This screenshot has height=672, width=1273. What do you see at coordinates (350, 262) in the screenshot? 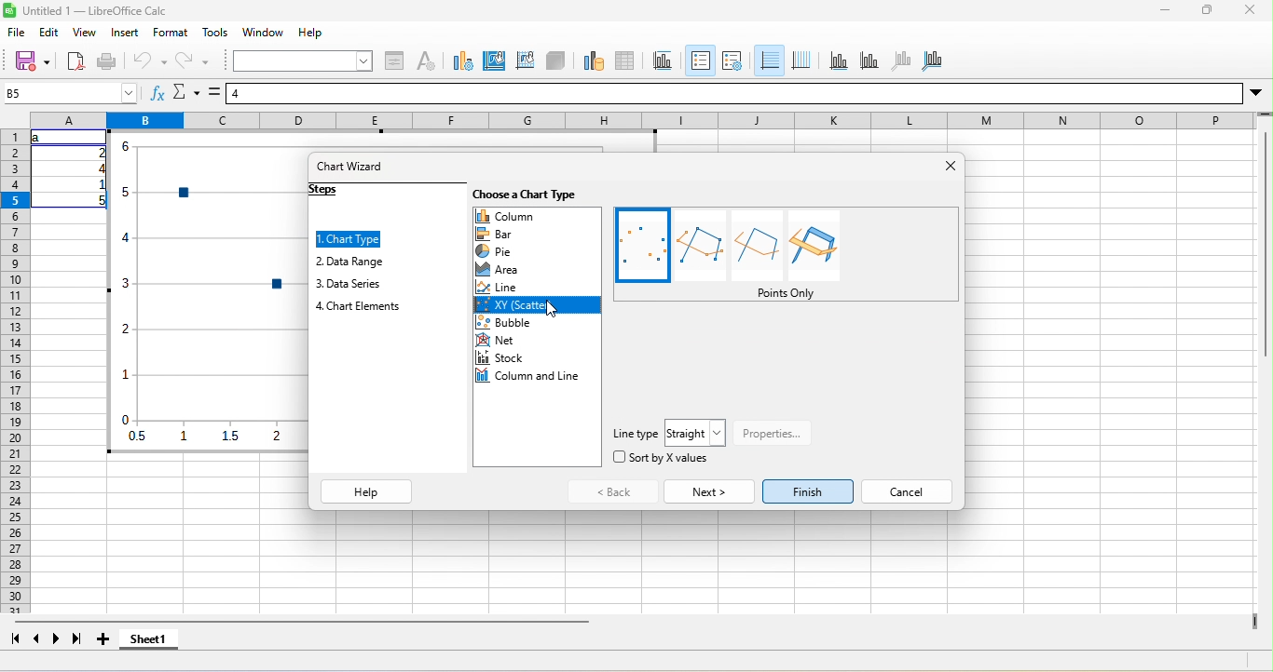
I see `data range` at bounding box center [350, 262].